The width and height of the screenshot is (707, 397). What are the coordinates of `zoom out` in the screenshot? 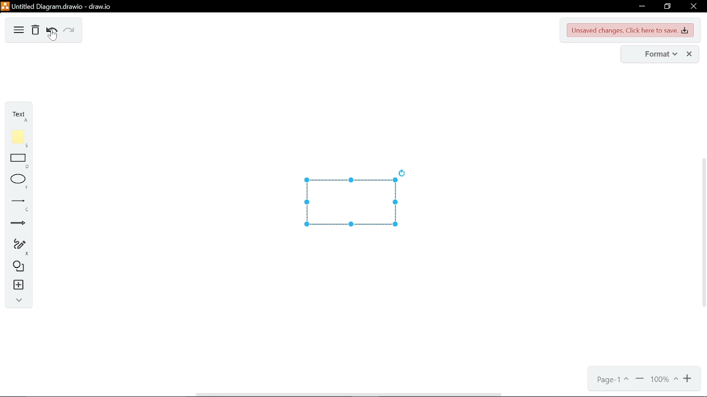 It's located at (640, 380).